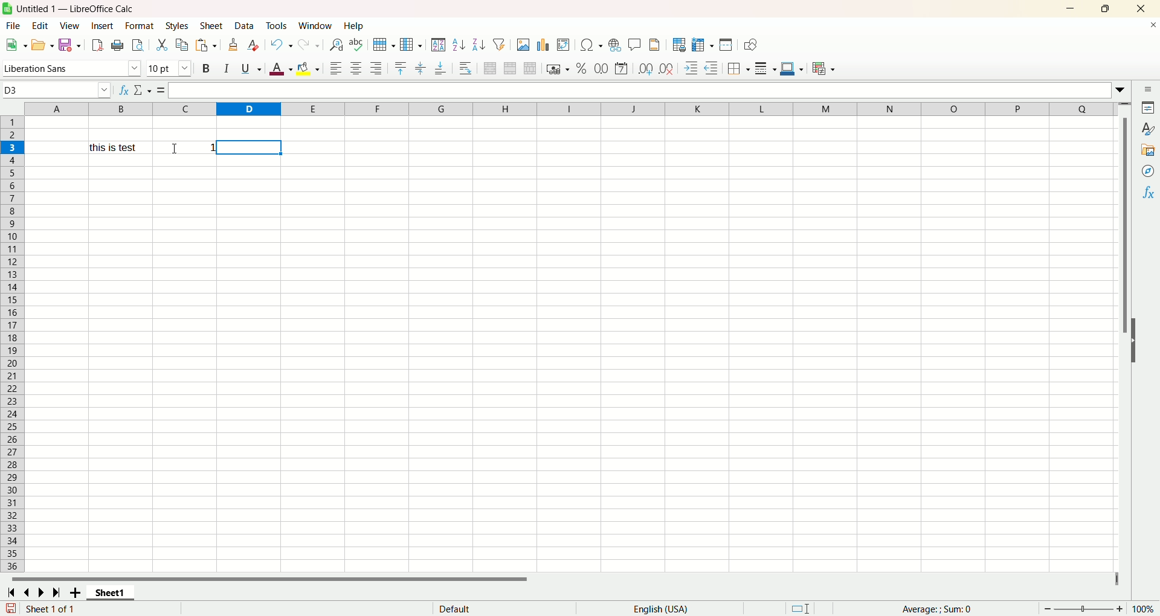  What do you see at coordinates (582, 67) in the screenshot?
I see `format as percent` at bounding box center [582, 67].